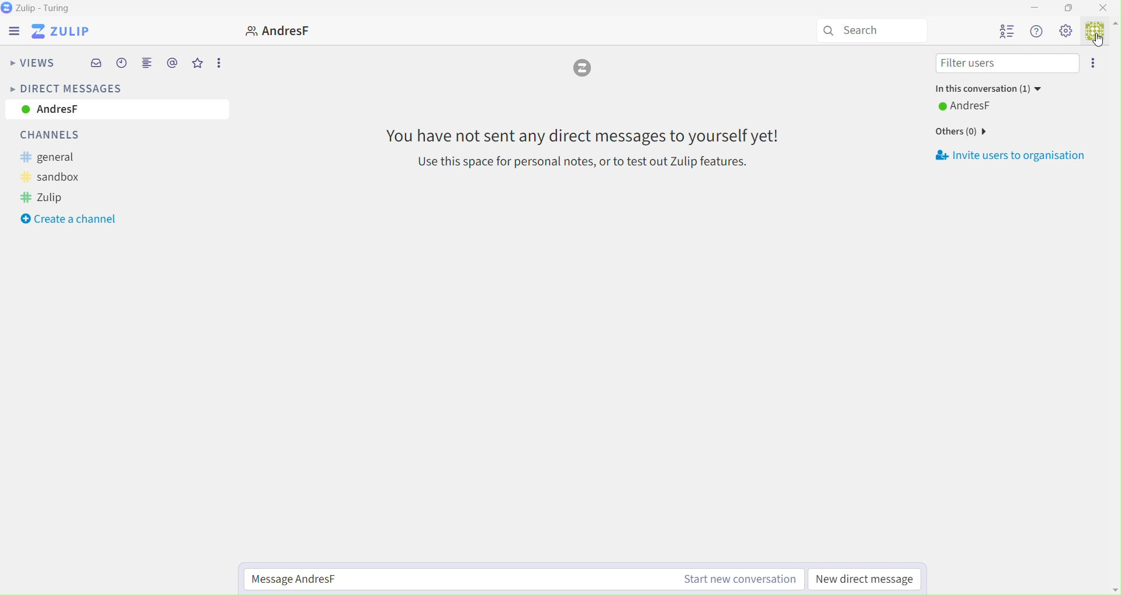  Describe the element at coordinates (1067, 32) in the screenshot. I see `Settings` at that location.